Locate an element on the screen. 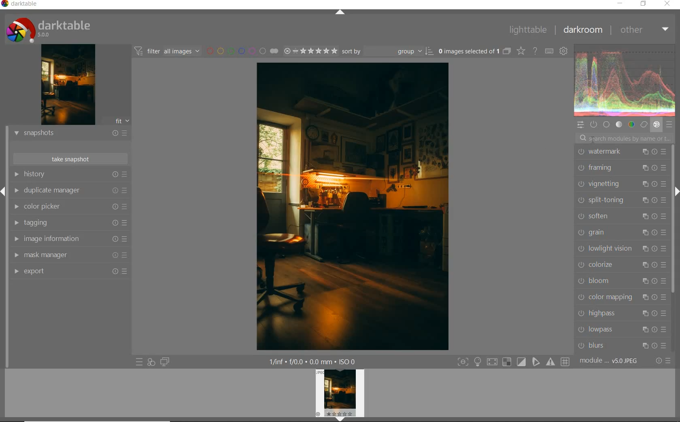  quick access panel is located at coordinates (580, 125).